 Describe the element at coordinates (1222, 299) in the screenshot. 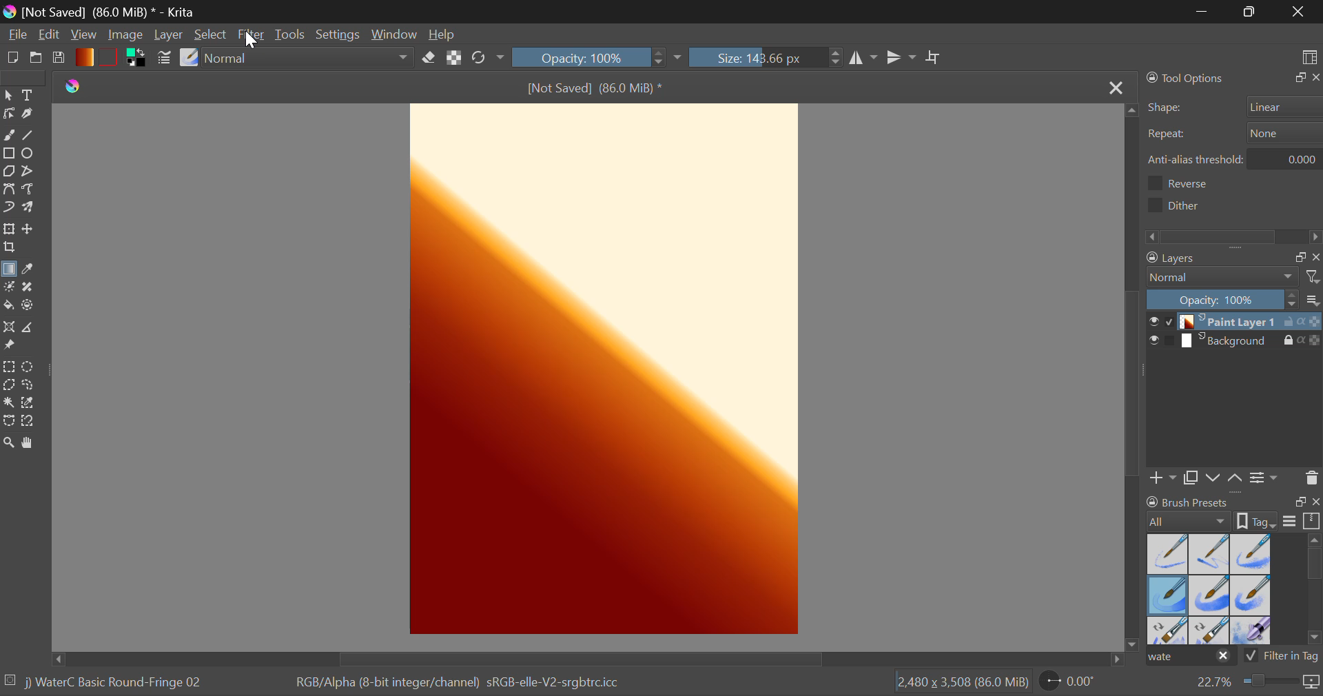

I see `opacity scale` at that location.